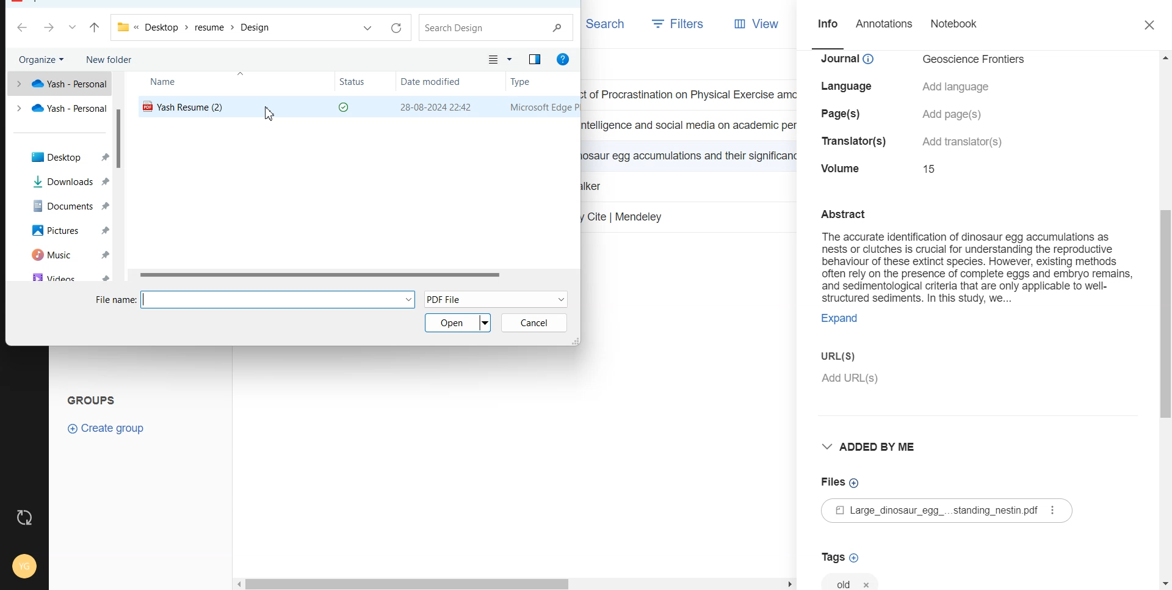  What do you see at coordinates (195, 27) in the screenshot?
I see `File path address` at bounding box center [195, 27].